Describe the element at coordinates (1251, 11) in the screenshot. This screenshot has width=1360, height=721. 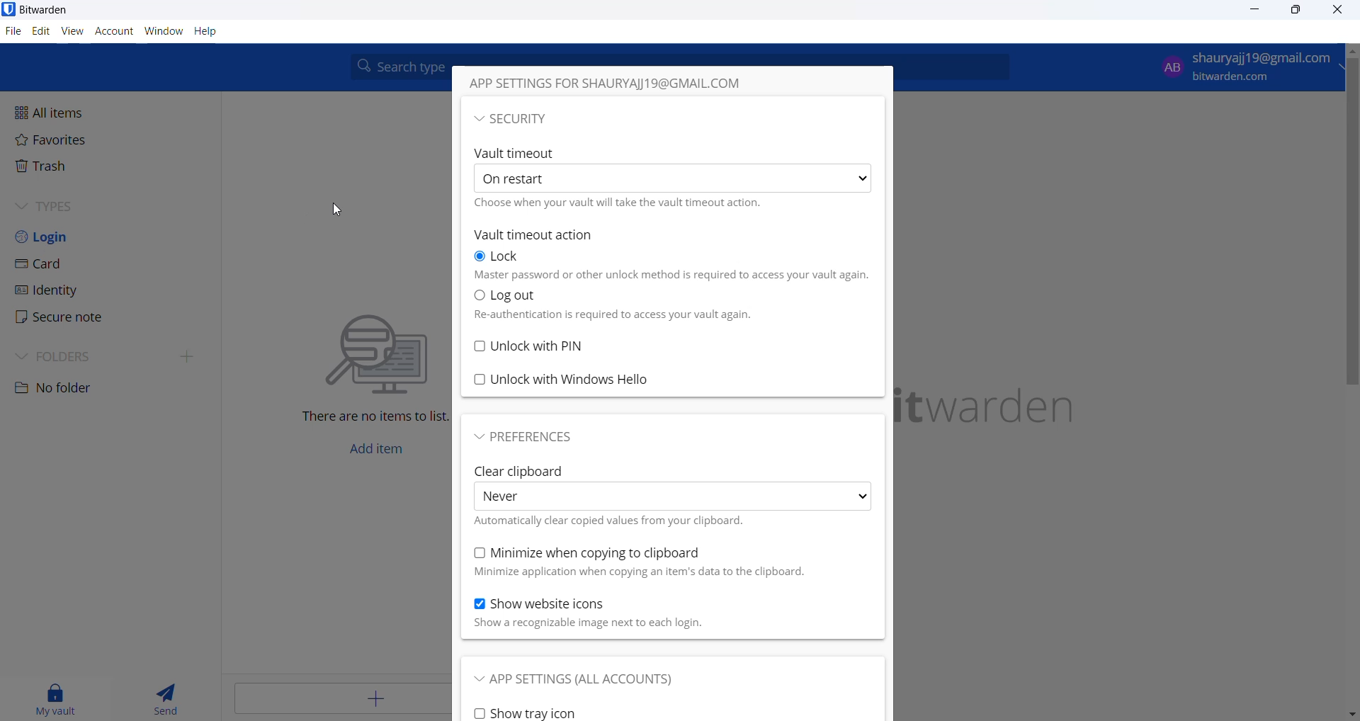
I see `minimize` at that location.